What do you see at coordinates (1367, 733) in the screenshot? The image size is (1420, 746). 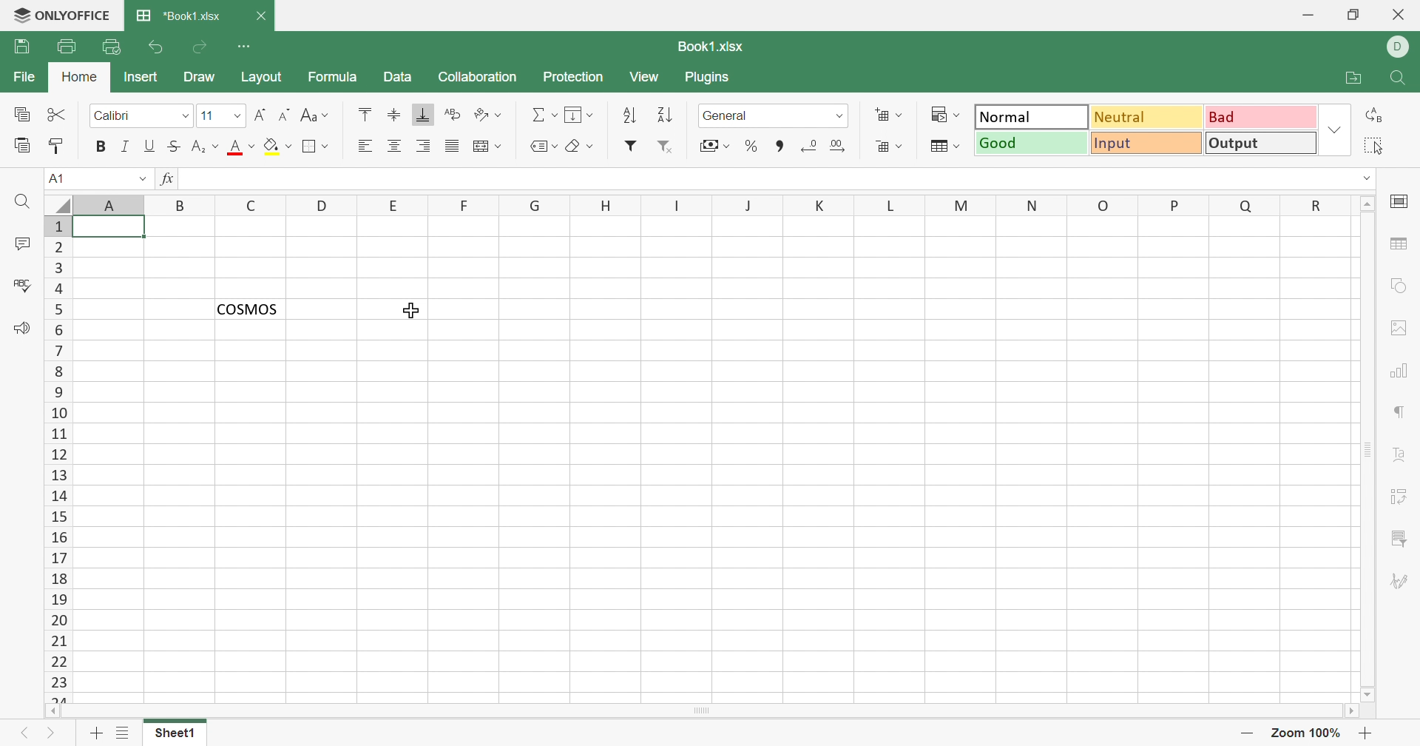 I see `Zoom in` at bounding box center [1367, 733].